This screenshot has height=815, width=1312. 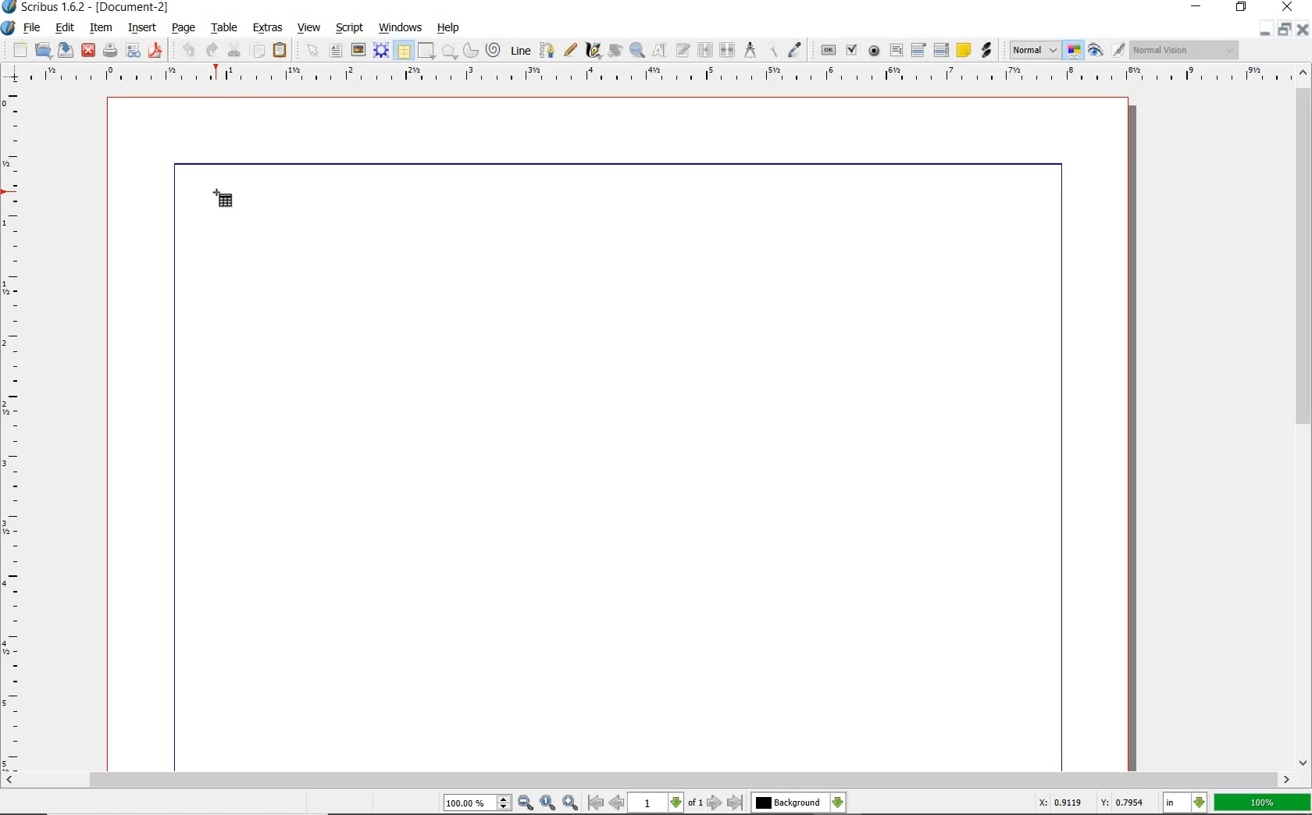 What do you see at coordinates (636, 51) in the screenshot?
I see `zoom in or out` at bounding box center [636, 51].